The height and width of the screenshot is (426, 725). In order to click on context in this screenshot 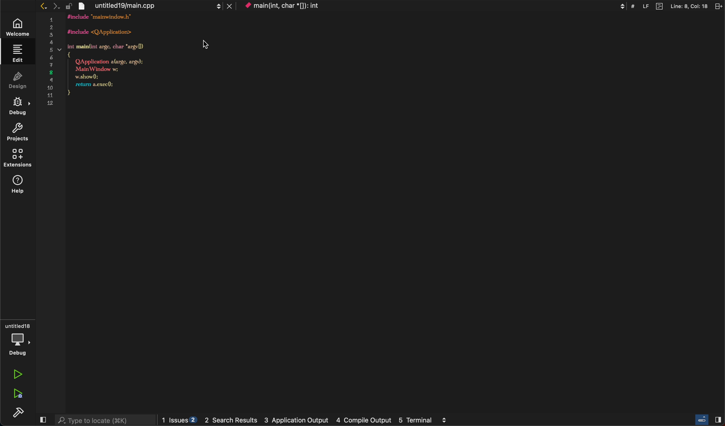, I will do `click(289, 7)`.